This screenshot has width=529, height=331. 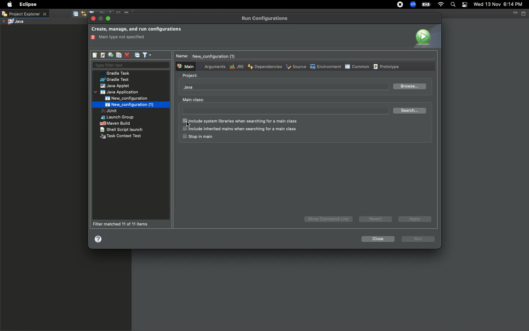 I want to click on Launch group, so click(x=118, y=117).